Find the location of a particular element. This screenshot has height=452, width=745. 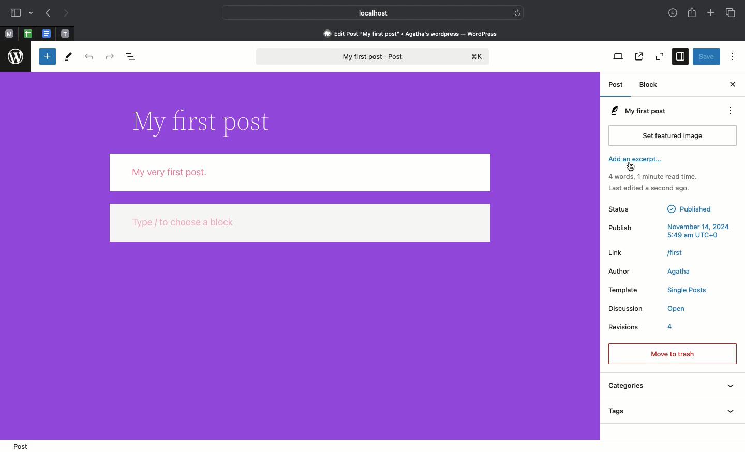

Link is located at coordinates (647, 252).